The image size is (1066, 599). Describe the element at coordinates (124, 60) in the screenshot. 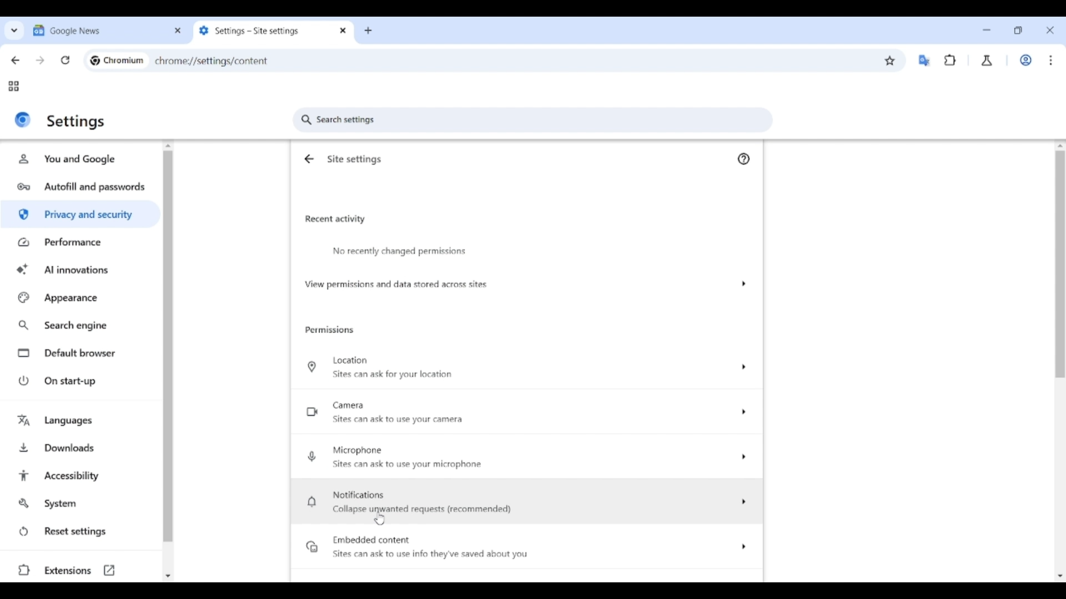

I see `Chromium` at that location.